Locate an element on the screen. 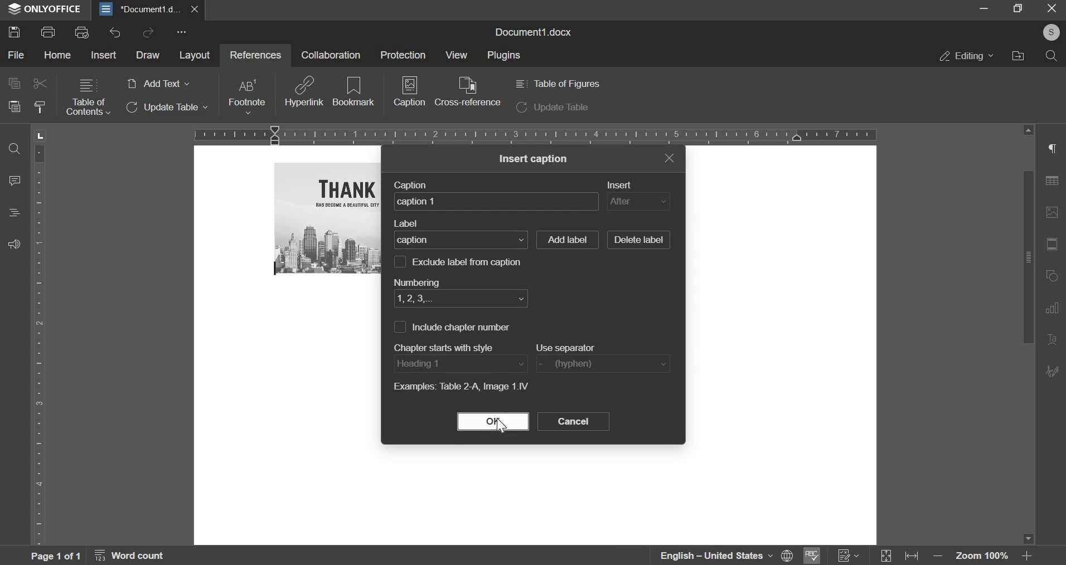  heading is located at coordinates (14, 212).